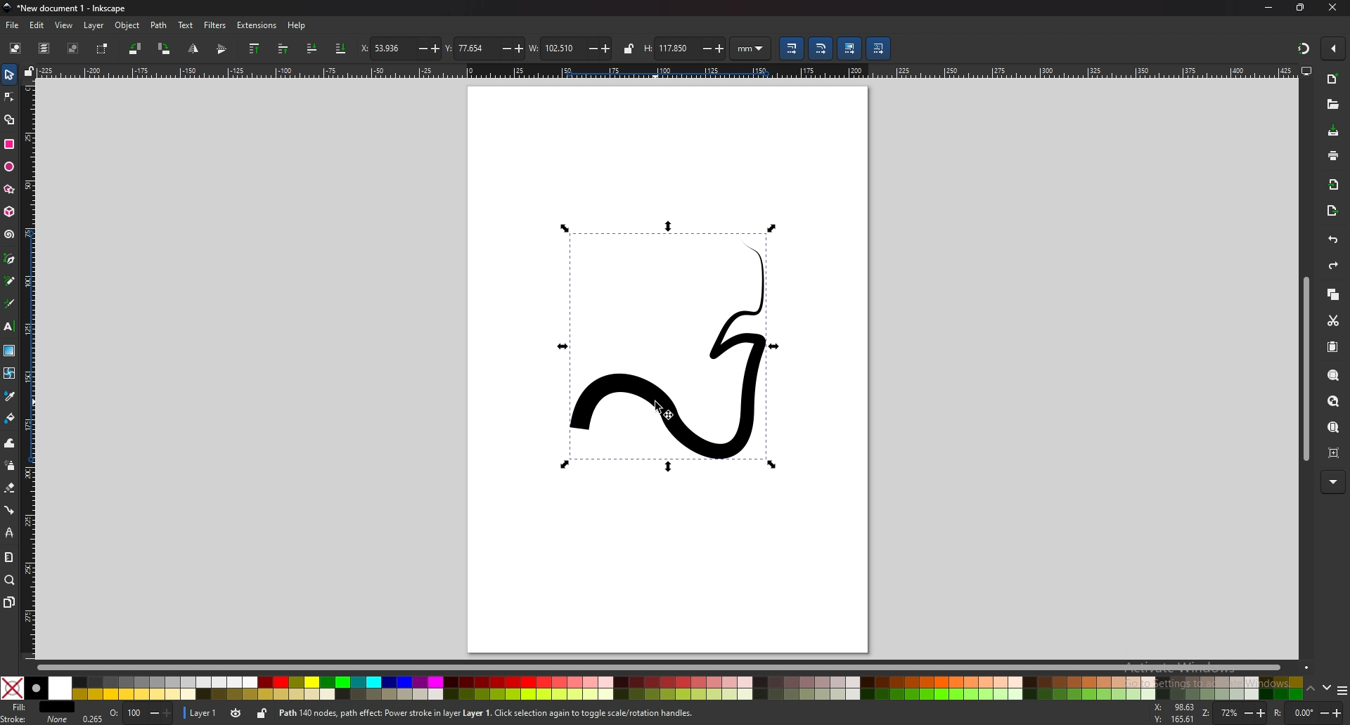 Image resolution: width=1350 pixels, height=725 pixels. I want to click on cut, so click(1333, 322).